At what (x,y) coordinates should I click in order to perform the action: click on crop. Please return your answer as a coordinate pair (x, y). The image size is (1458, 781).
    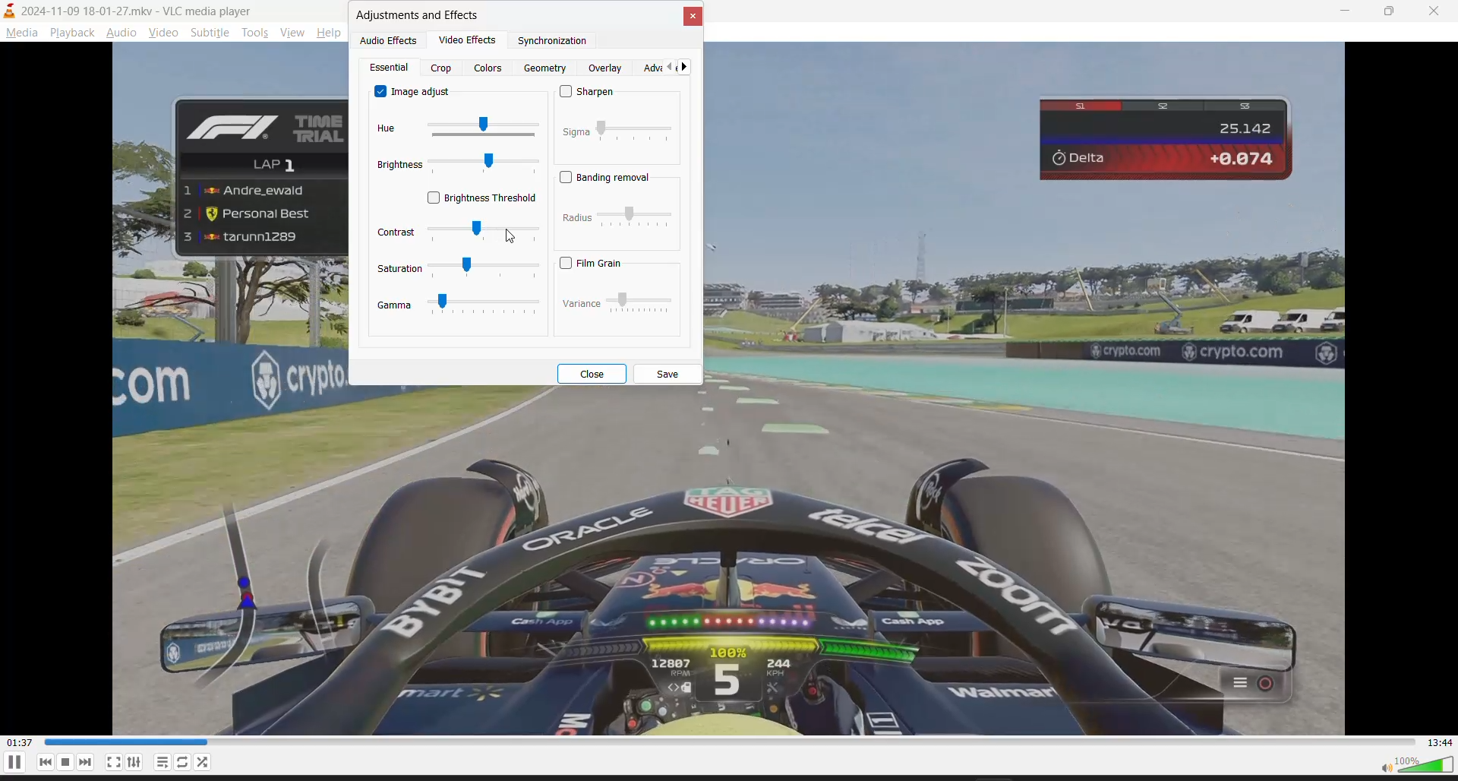
    Looking at the image, I should click on (445, 68).